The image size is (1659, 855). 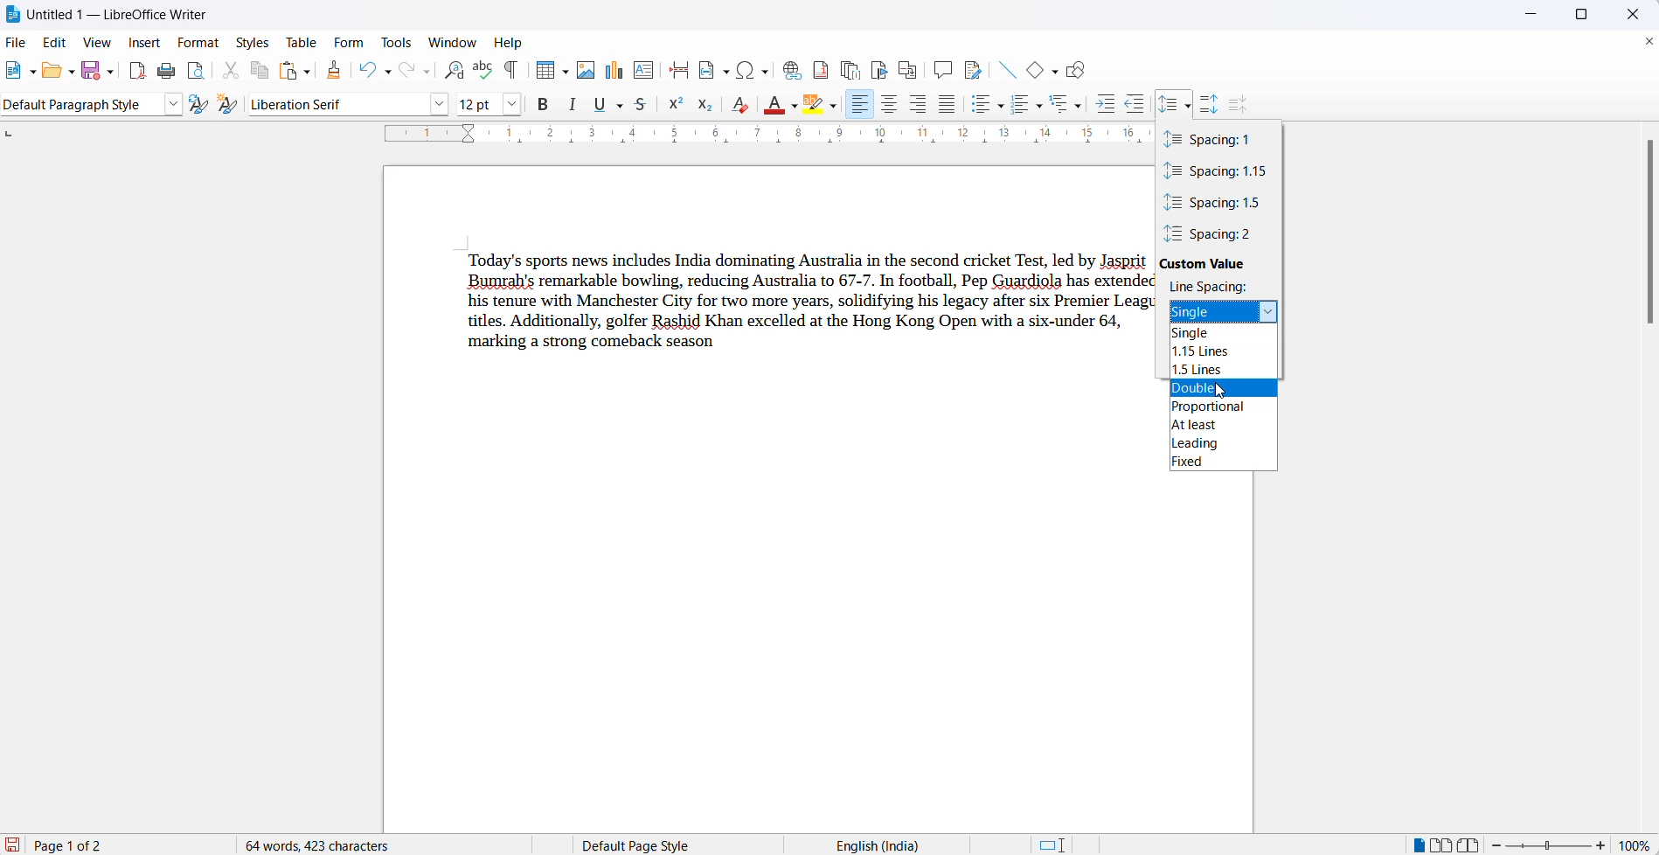 What do you see at coordinates (228, 103) in the screenshot?
I see `new style from selections` at bounding box center [228, 103].